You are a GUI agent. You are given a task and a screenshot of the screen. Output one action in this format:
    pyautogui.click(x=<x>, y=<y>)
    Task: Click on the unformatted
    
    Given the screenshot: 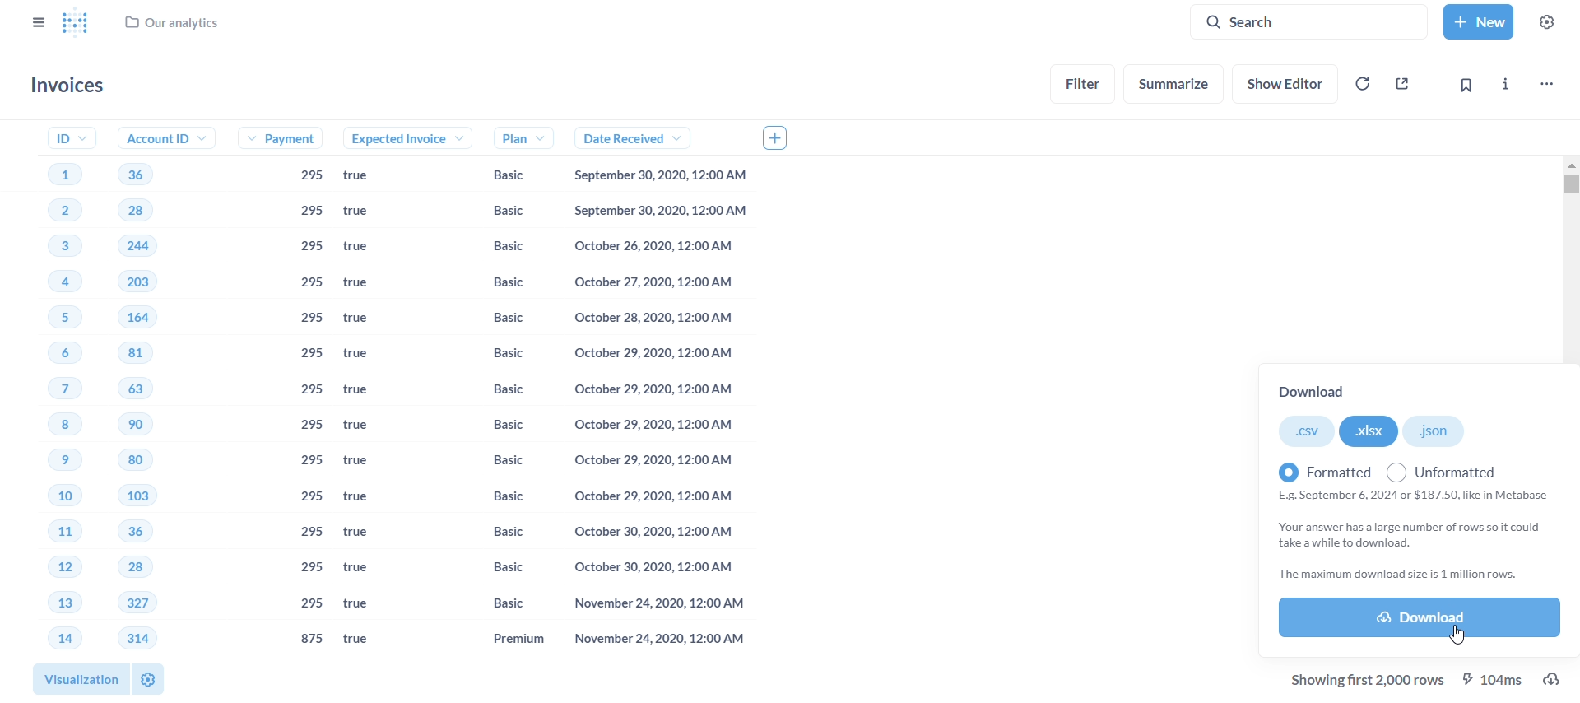 What is the action you would take?
    pyautogui.click(x=1454, y=470)
    